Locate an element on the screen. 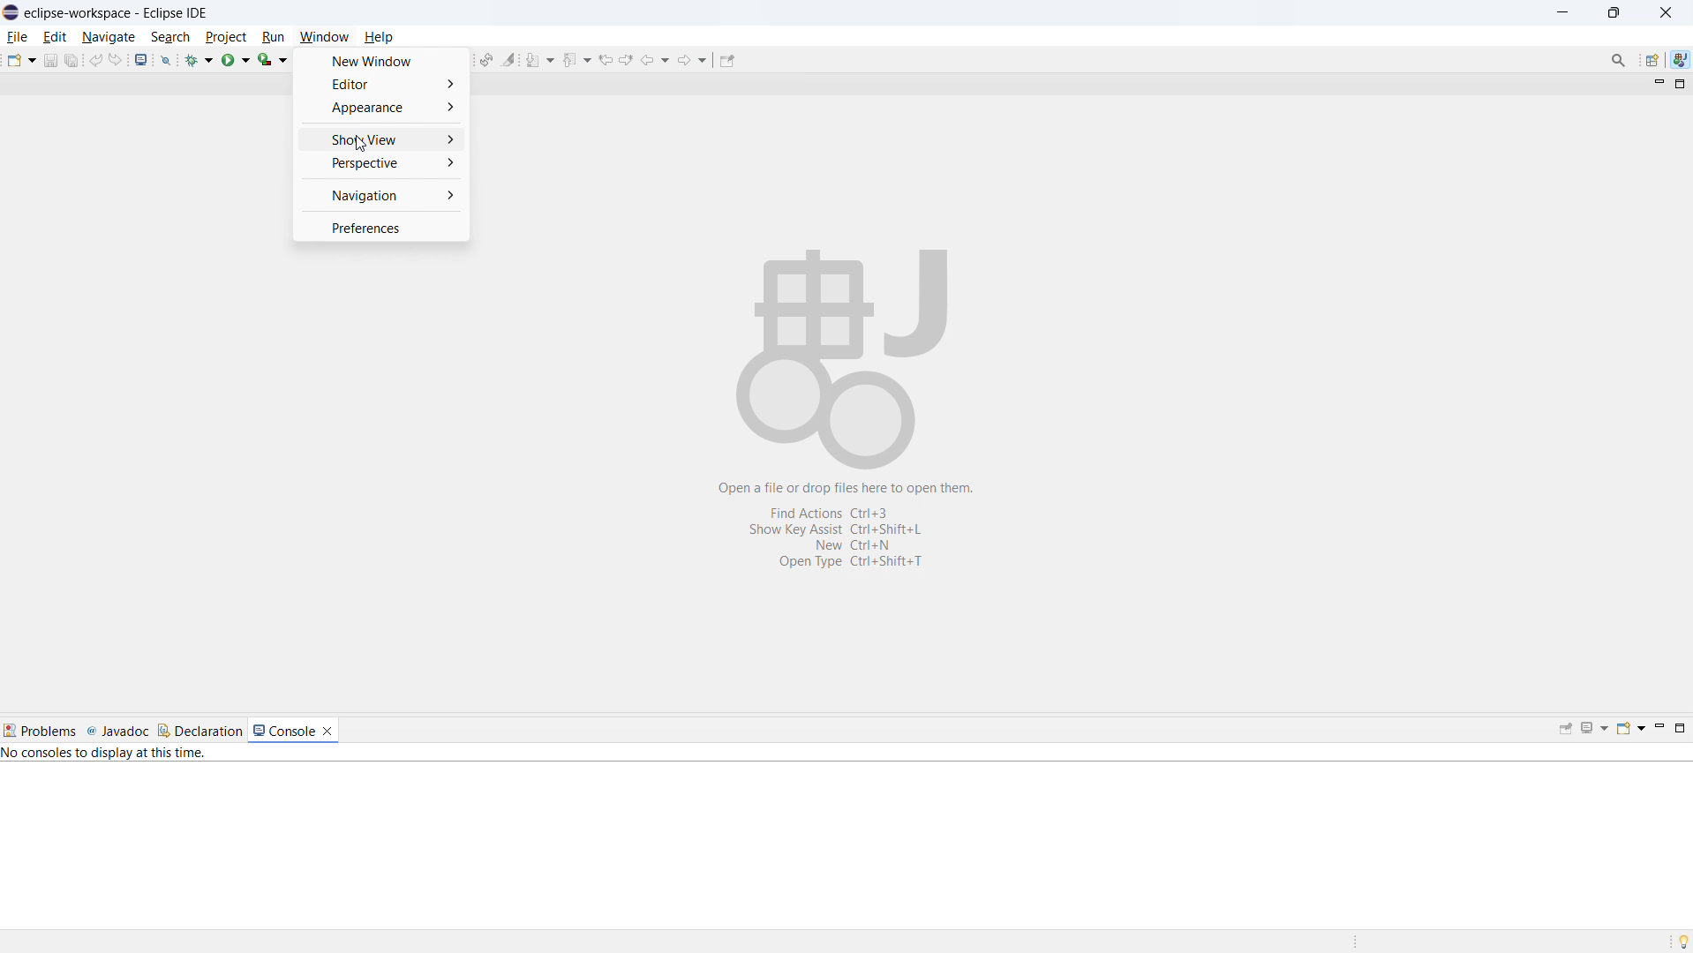 Image resolution: width=1693 pixels, height=953 pixels. appearance is located at coordinates (382, 107).